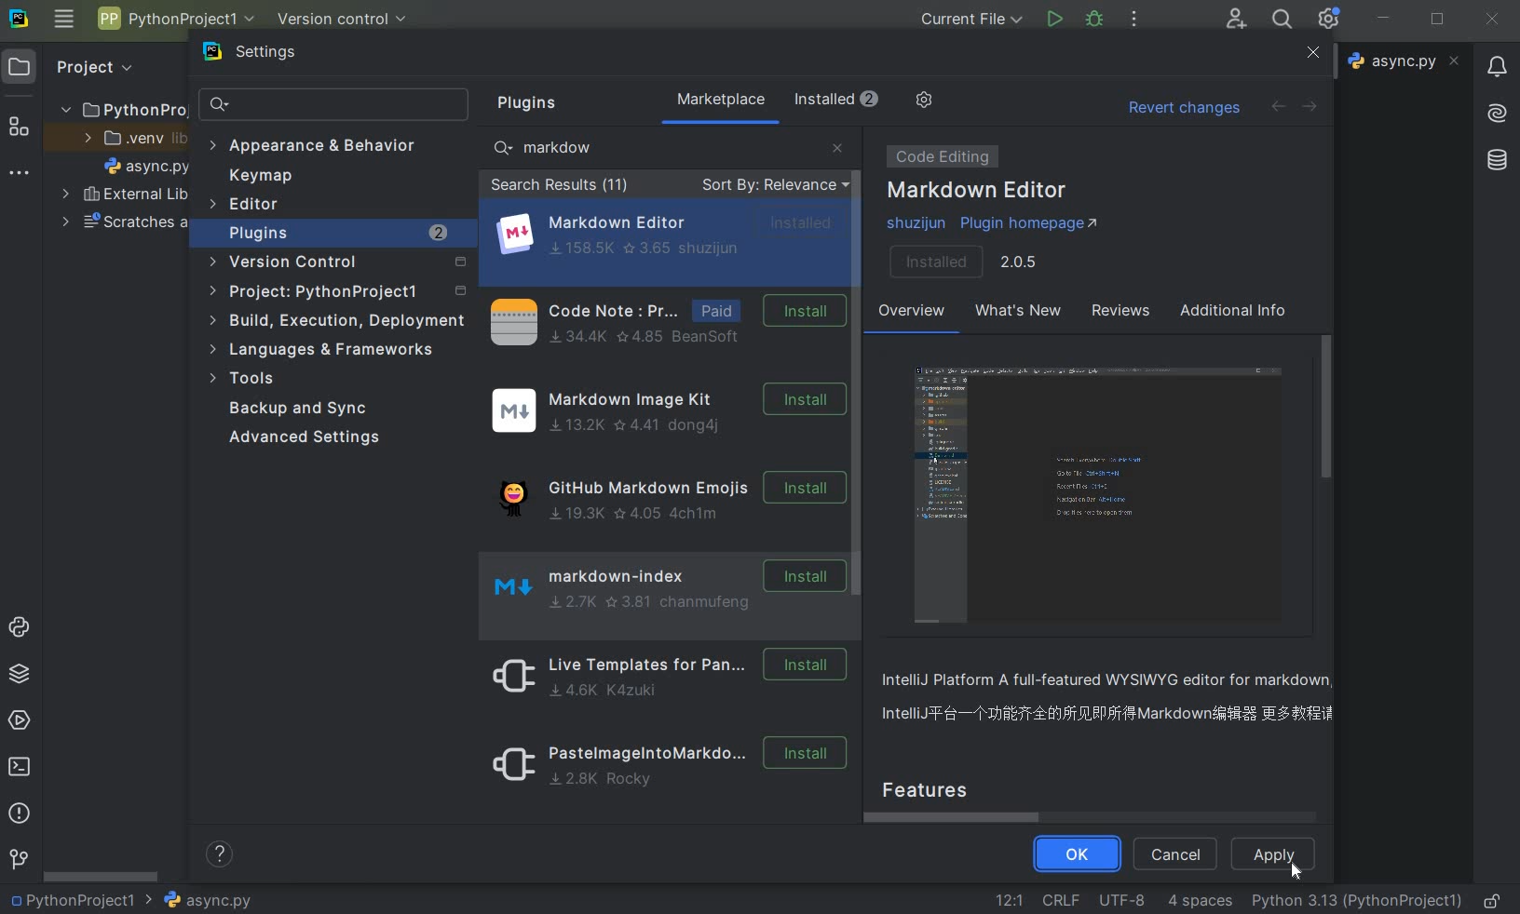 The image size is (1520, 914). I want to click on forward, so click(1315, 106).